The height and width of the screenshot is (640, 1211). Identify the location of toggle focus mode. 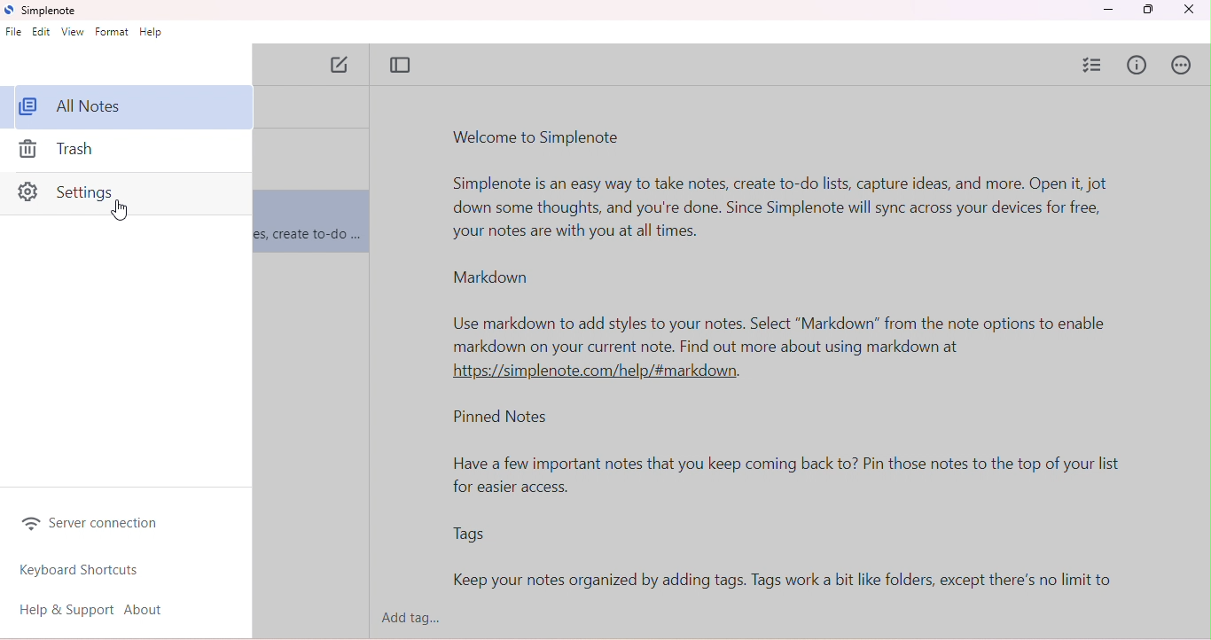
(401, 65).